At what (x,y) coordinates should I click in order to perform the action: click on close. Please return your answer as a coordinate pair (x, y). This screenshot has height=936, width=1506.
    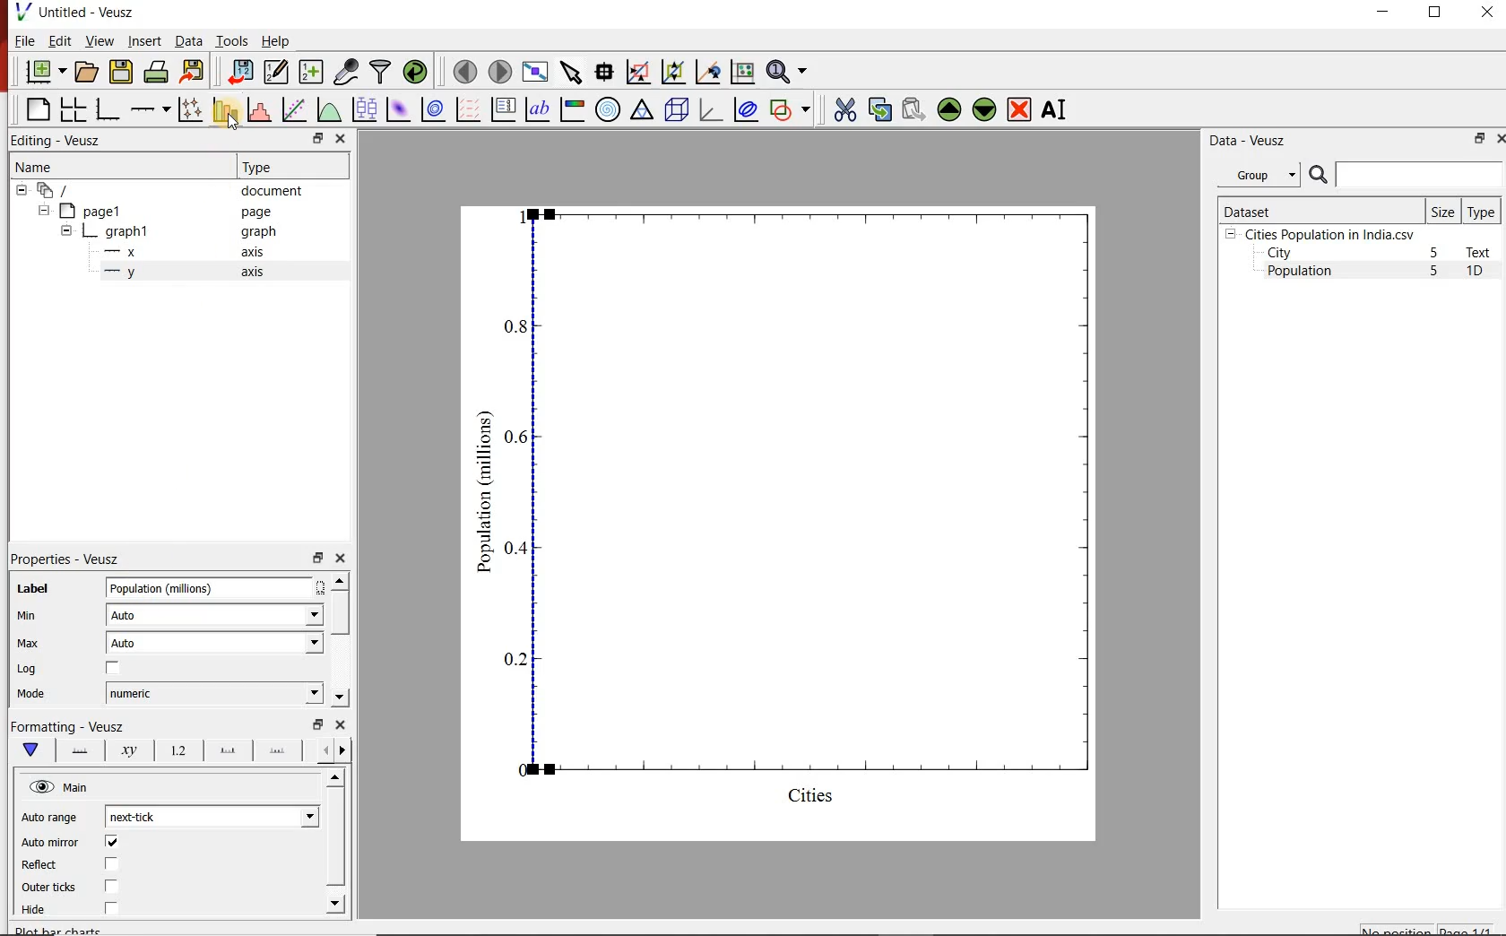
    Looking at the image, I should click on (340, 559).